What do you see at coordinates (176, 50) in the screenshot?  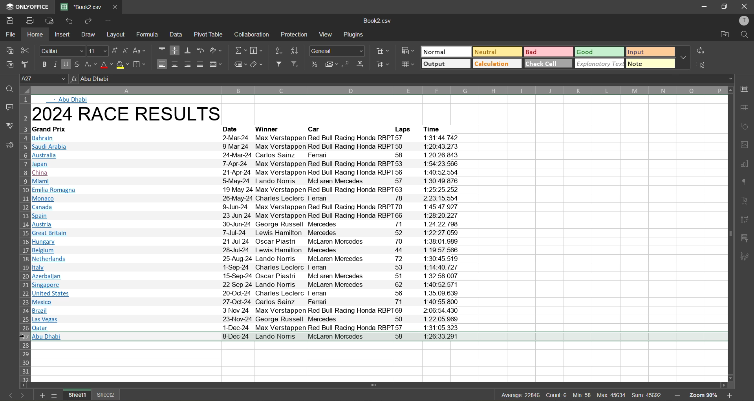 I see `align middle` at bounding box center [176, 50].